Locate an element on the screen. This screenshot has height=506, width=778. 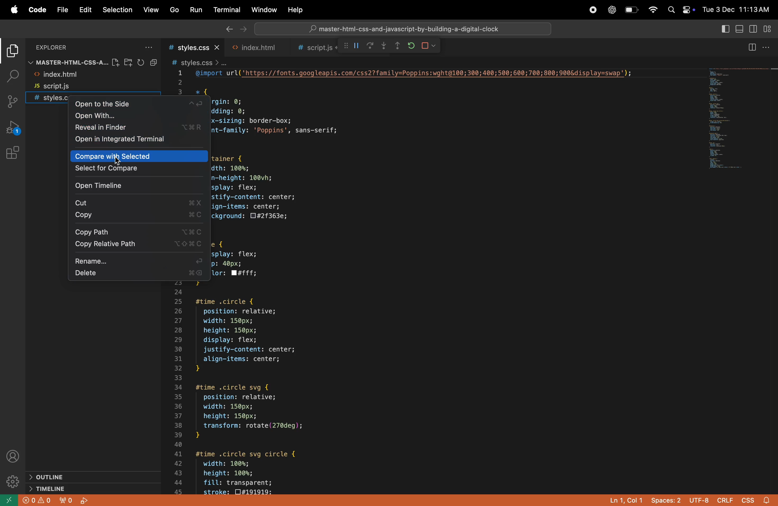
preview window is located at coordinates (742, 118).